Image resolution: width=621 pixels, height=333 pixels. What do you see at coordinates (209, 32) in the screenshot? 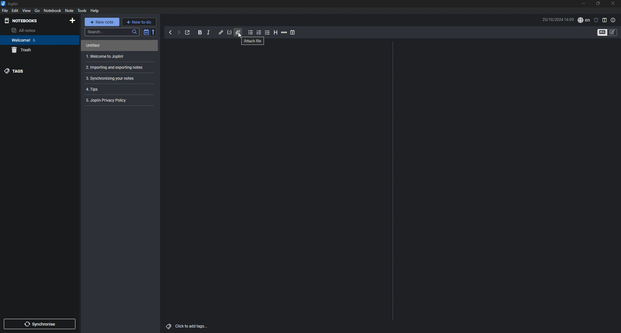
I see `insert` at bounding box center [209, 32].